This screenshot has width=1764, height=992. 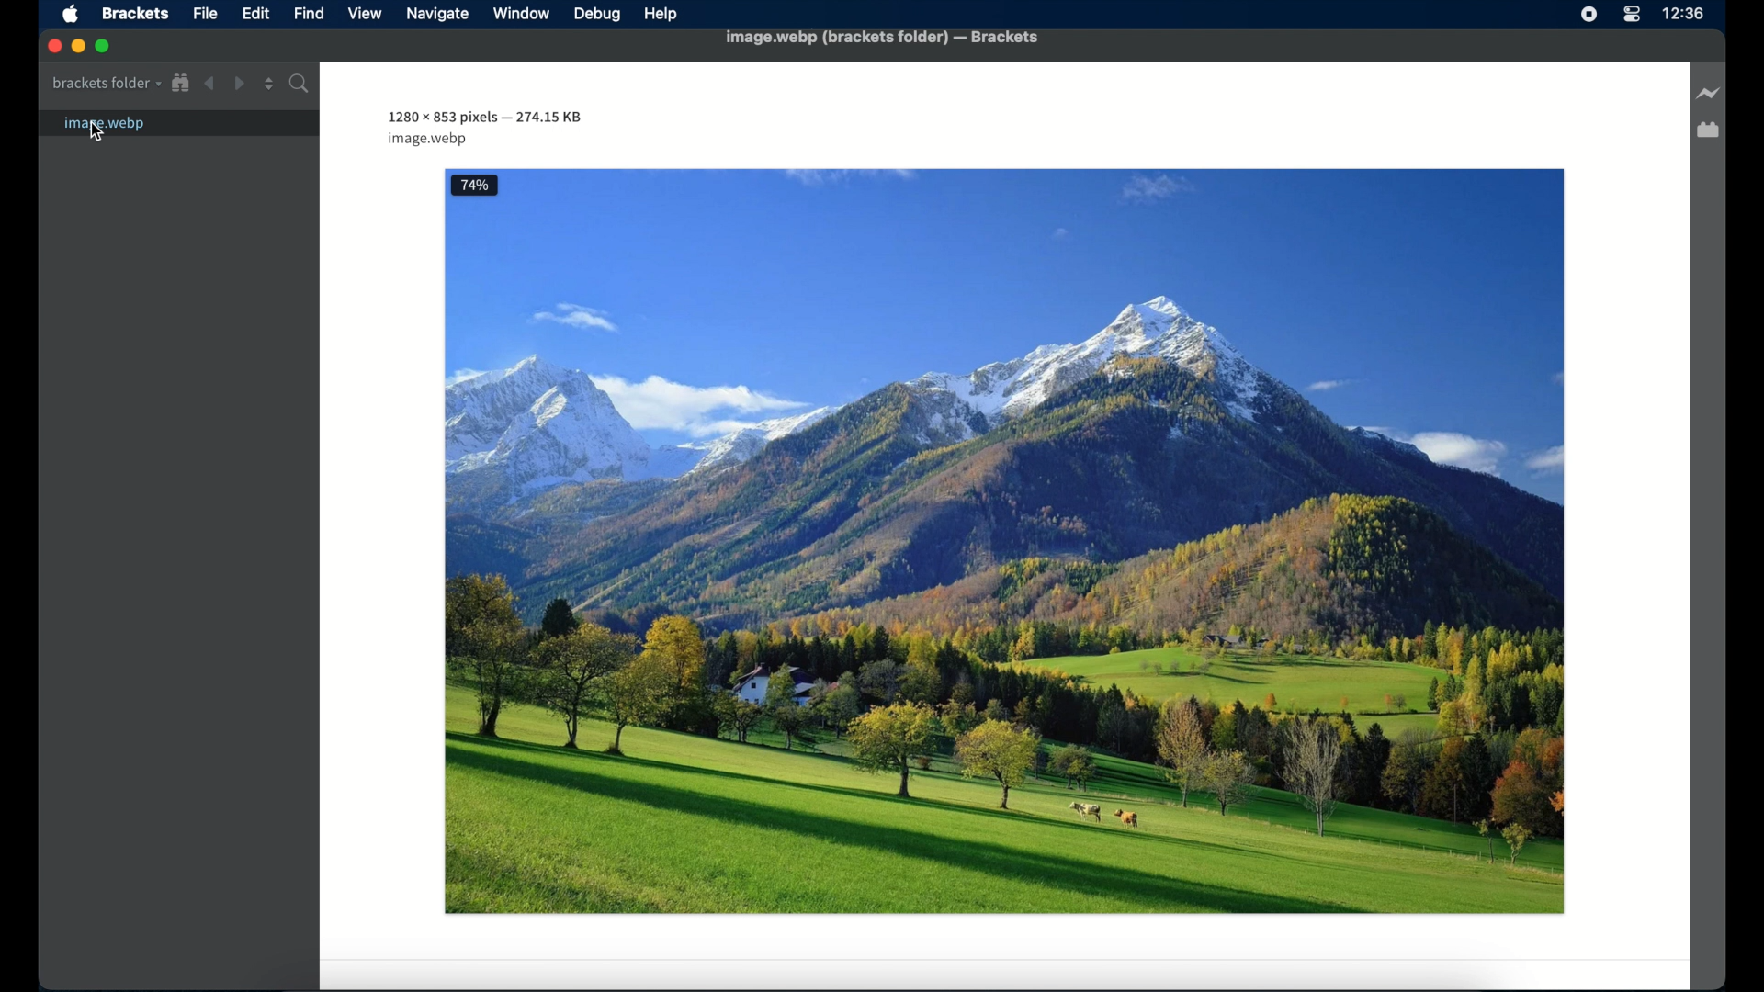 What do you see at coordinates (367, 14) in the screenshot?
I see `View` at bounding box center [367, 14].